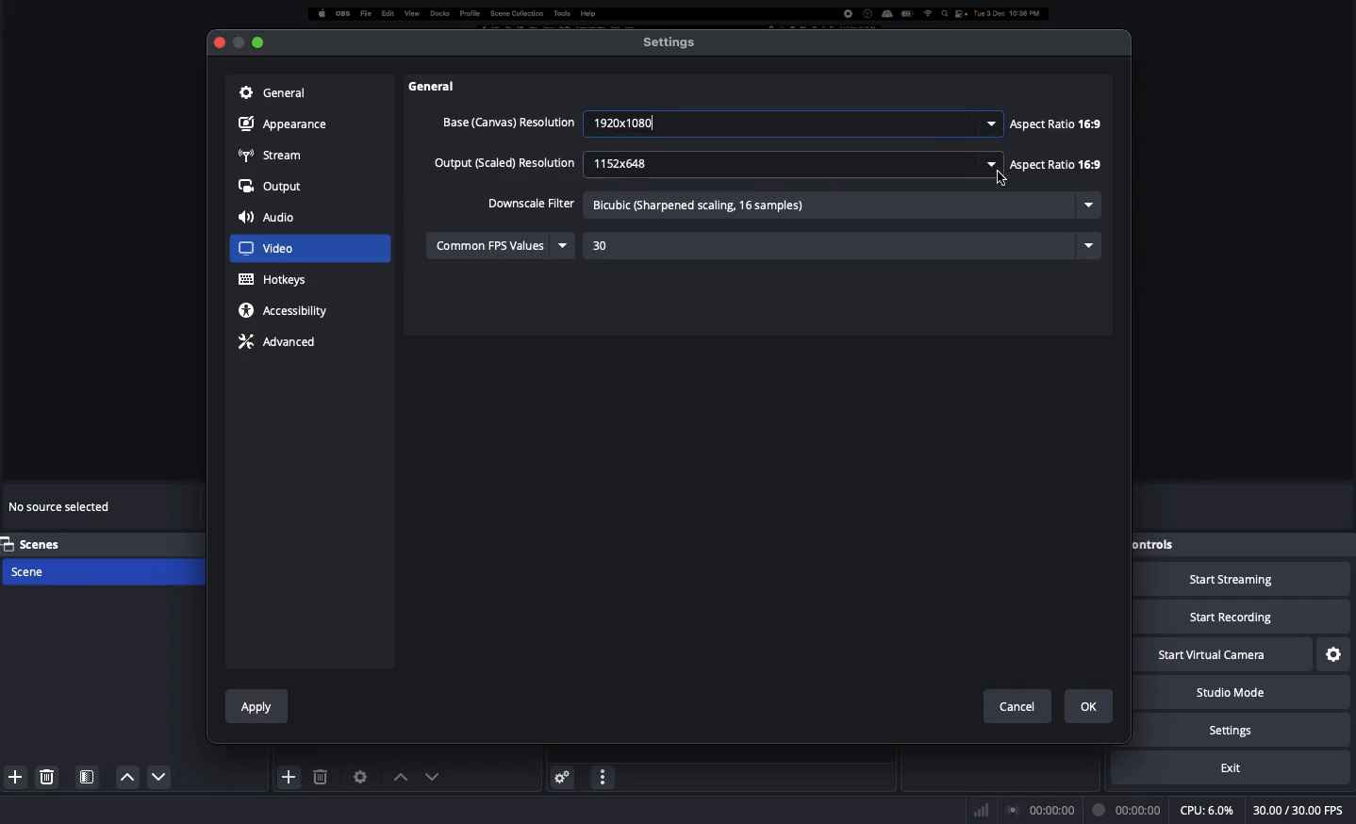 This screenshot has height=824, width=1356. Describe the element at coordinates (289, 776) in the screenshot. I see `Add` at that location.